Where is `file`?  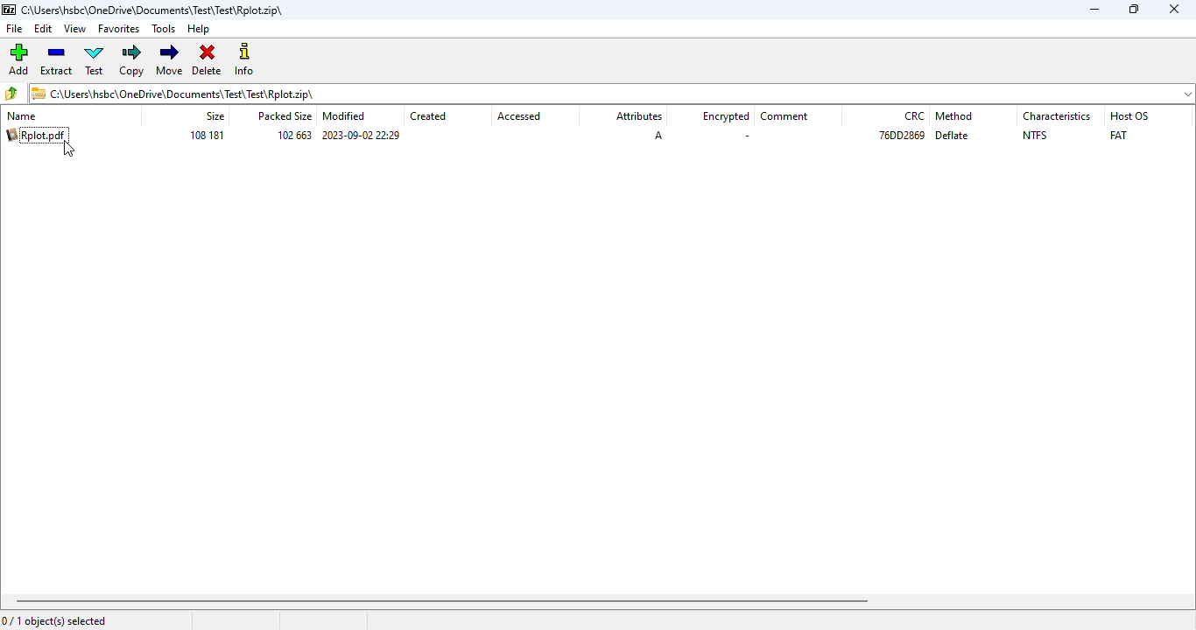
file is located at coordinates (14, 29).